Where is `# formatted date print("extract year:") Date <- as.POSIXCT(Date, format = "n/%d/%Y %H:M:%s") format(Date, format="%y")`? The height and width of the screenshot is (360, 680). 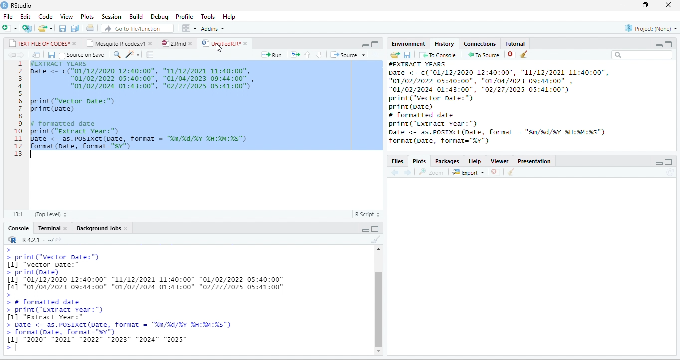
# formatted date print("extract year:") Date <- as.POSIXCT(Date, format = "n/%d/%Y %H:M:%s") format(Date, format="%y") is located at coordinates (139, 135).